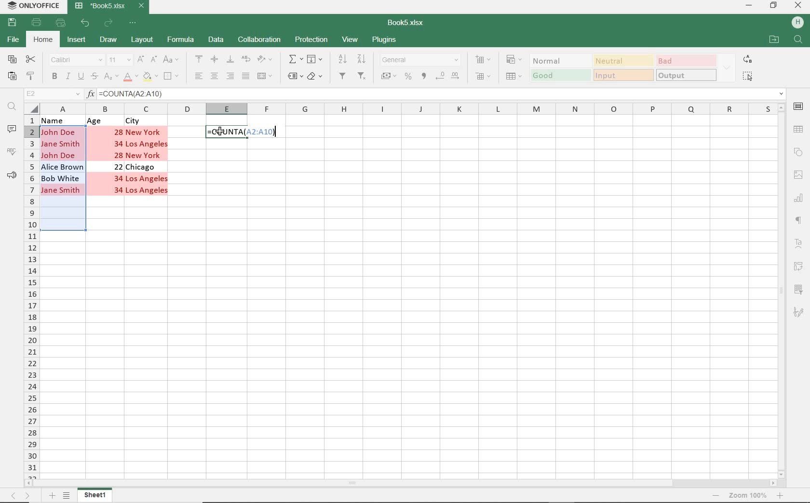 The height and width of the screenshot is (503, 810). Describe the element at coordinates (42, 40) in the screenshot. I see `HOME` at that location.